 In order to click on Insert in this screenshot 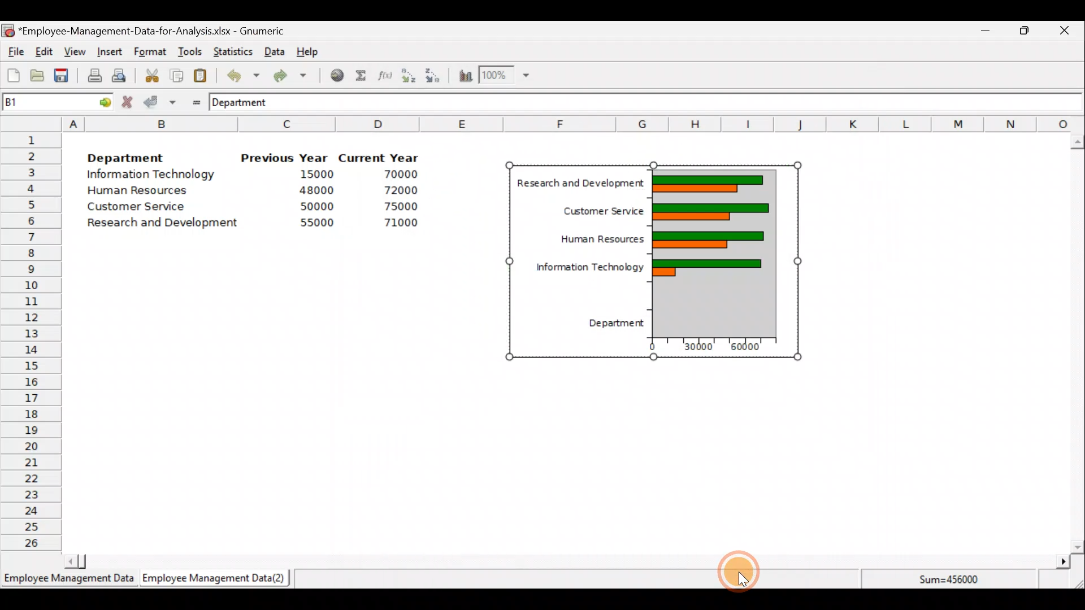, I will do `click(108, 52)`.